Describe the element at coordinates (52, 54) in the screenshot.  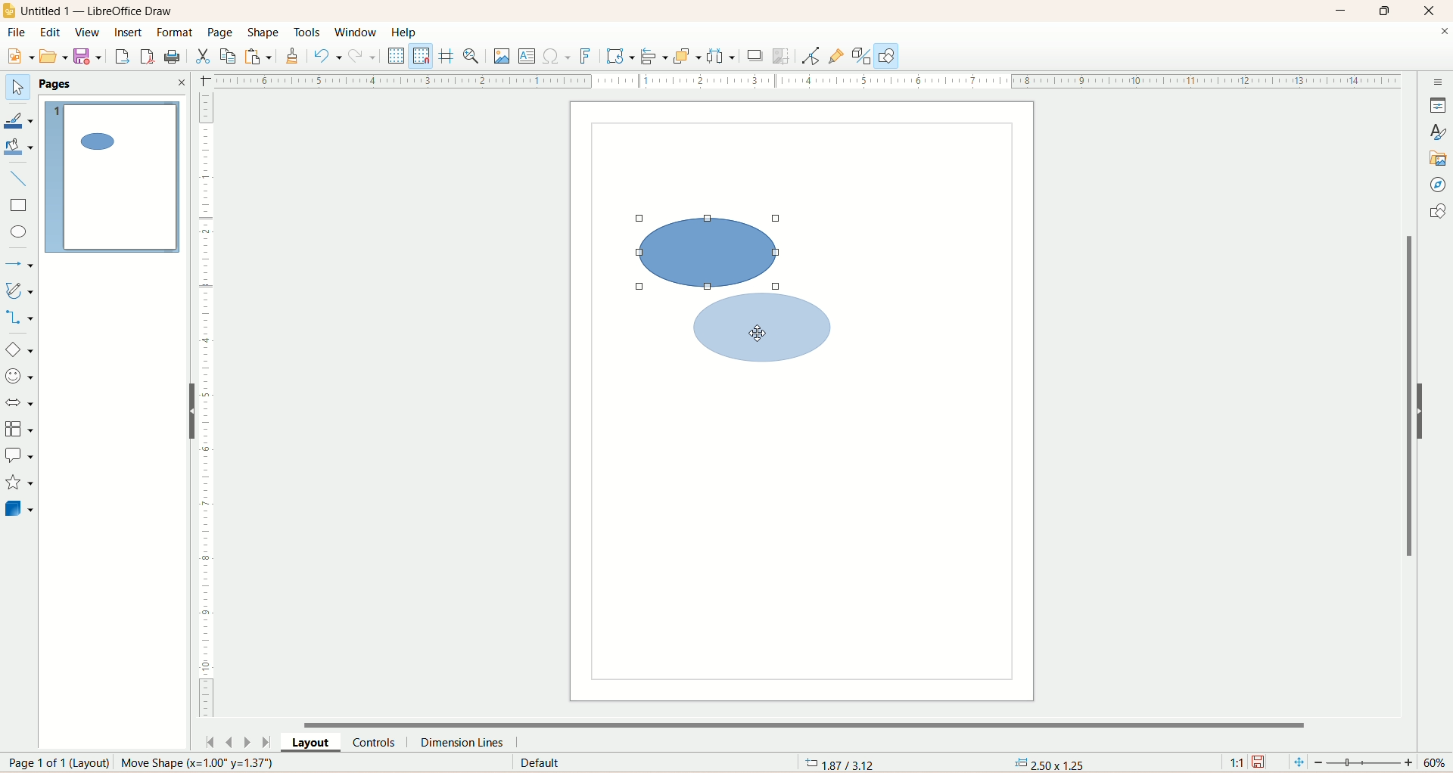
I see `open` at that location.